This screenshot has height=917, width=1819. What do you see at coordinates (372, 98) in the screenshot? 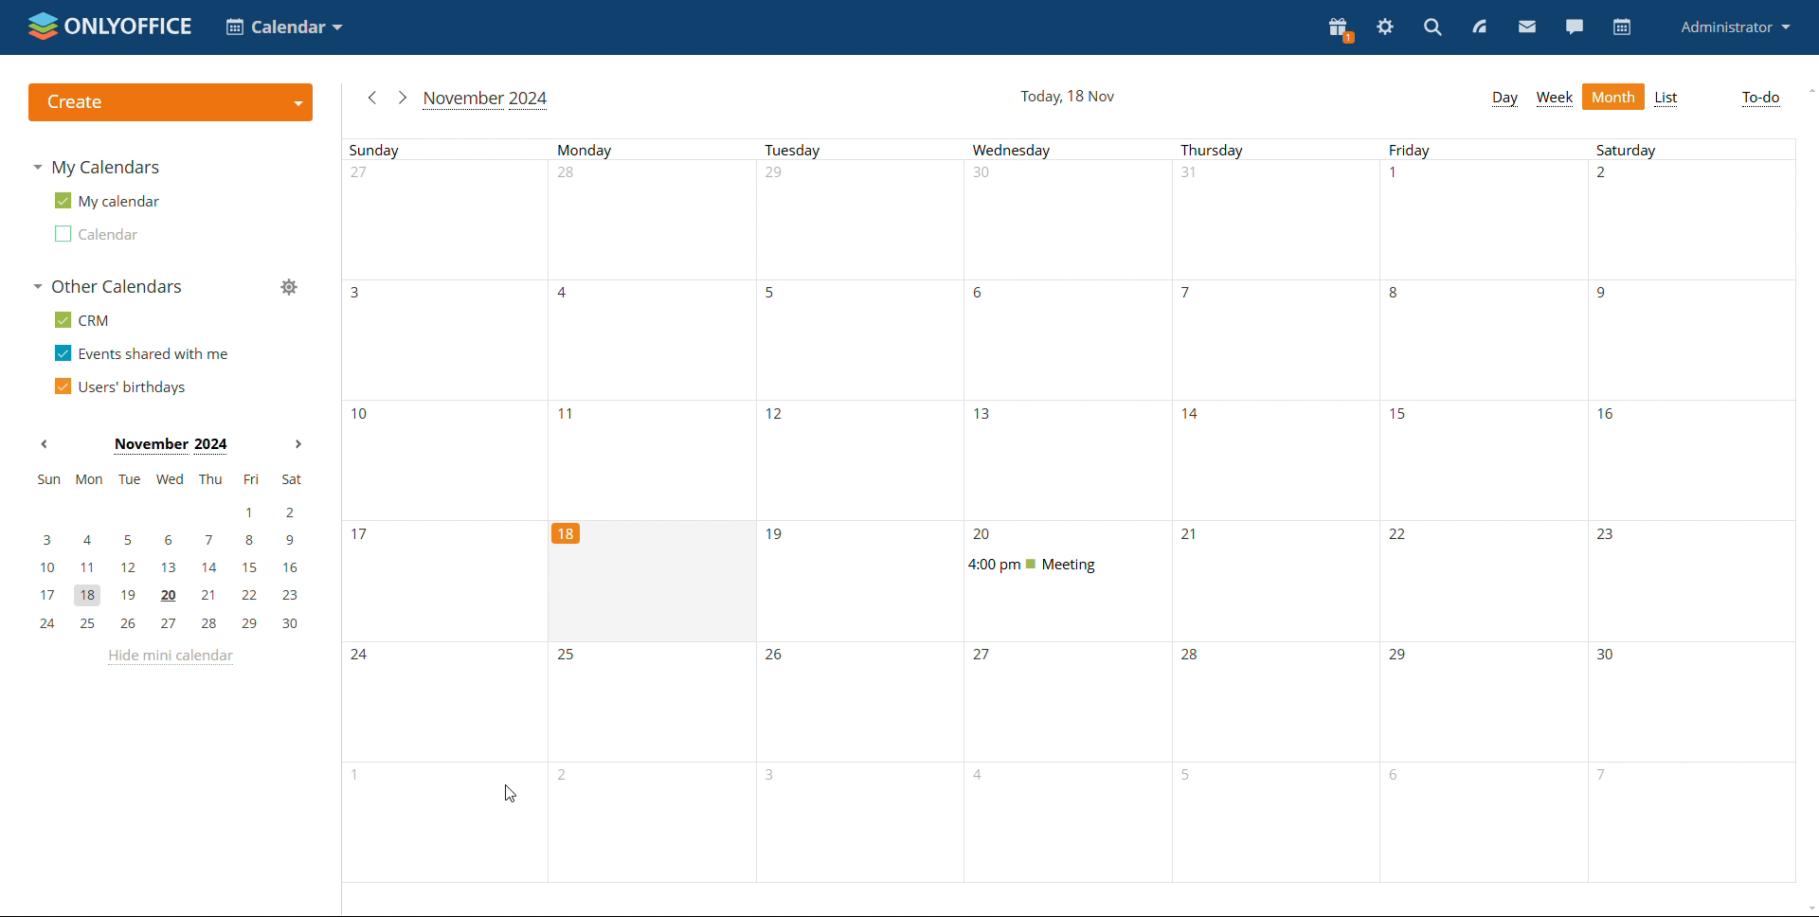
I see `previous month` at bounding box center [372, 98].